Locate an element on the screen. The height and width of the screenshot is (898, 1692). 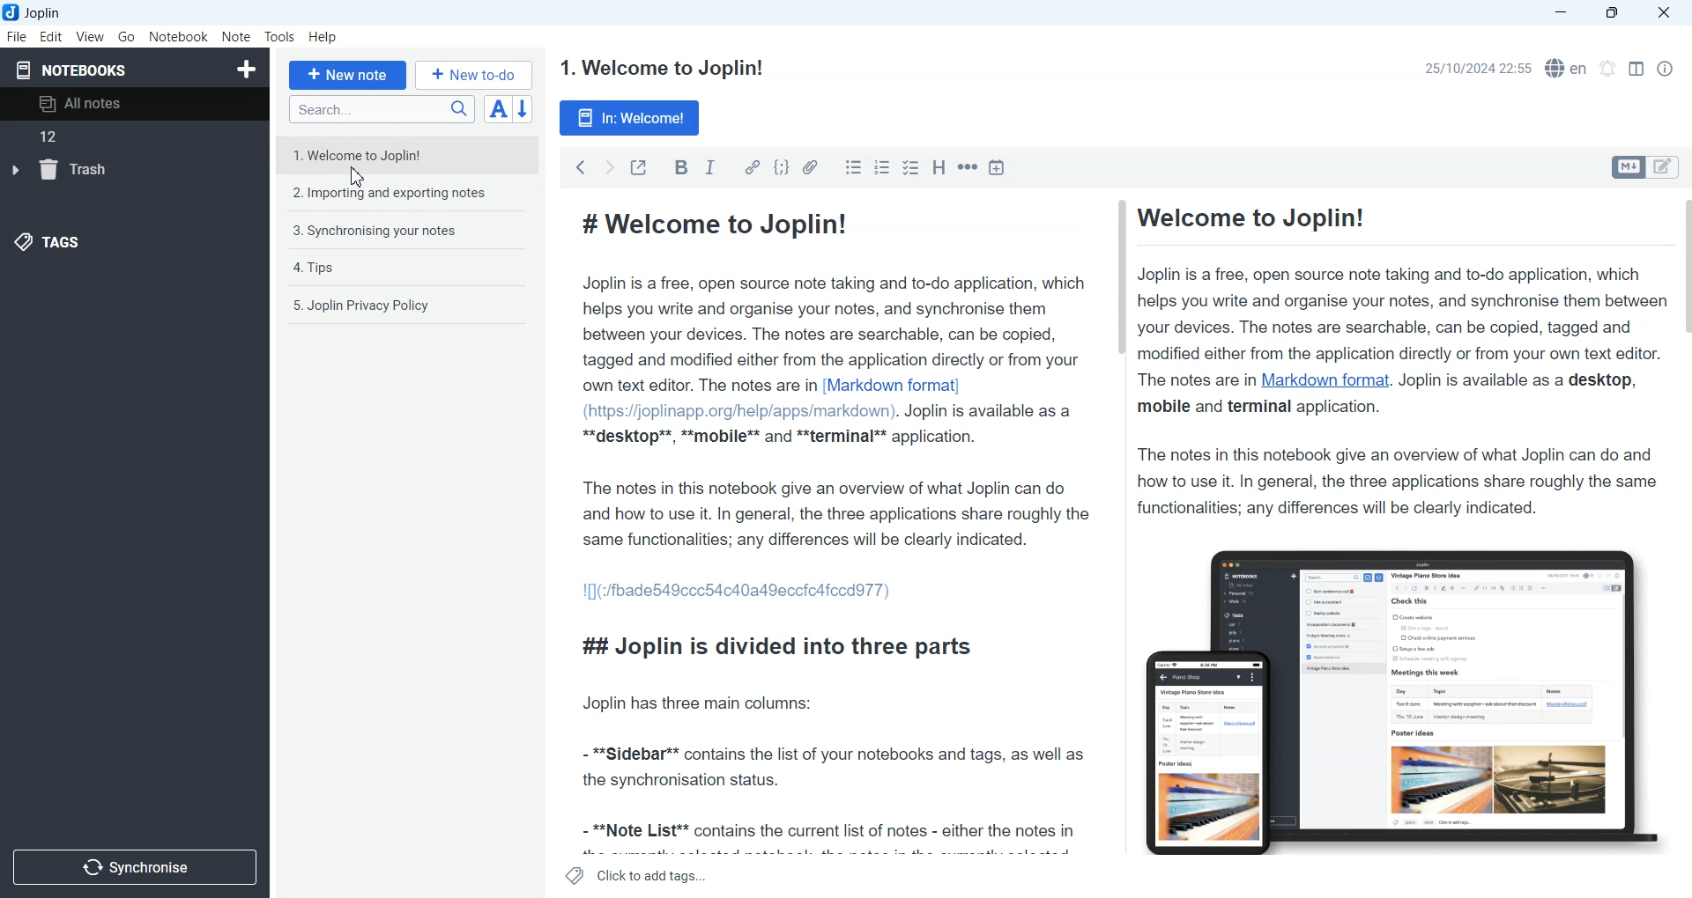
Spell checker is located at coordinates (1568, 68).